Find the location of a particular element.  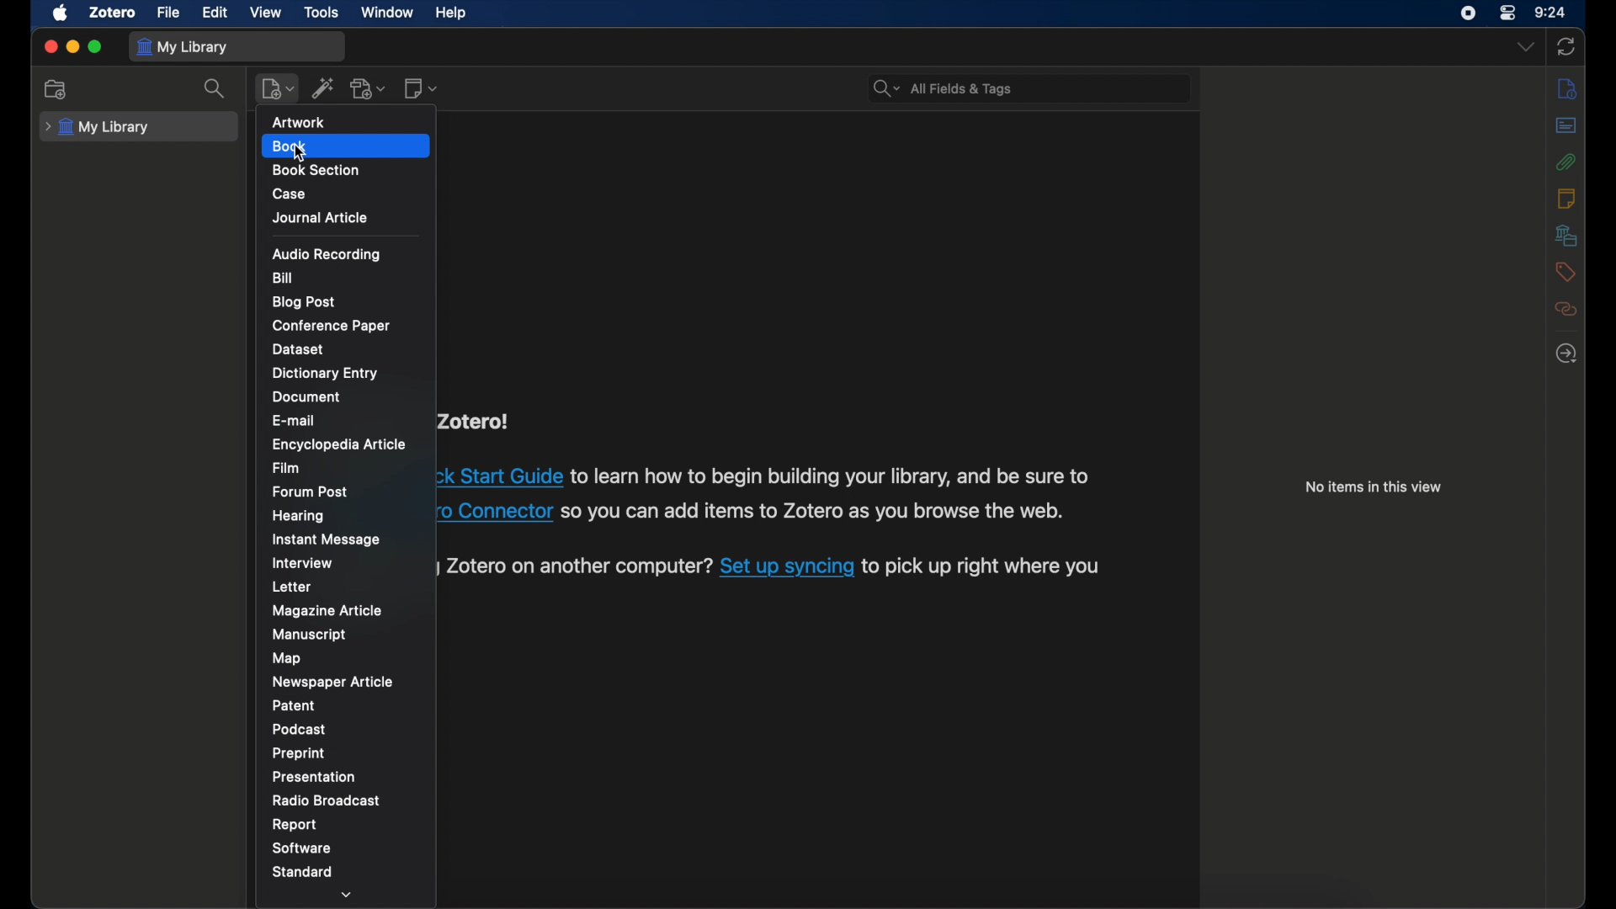

my library is located at coordinates (97, 128).